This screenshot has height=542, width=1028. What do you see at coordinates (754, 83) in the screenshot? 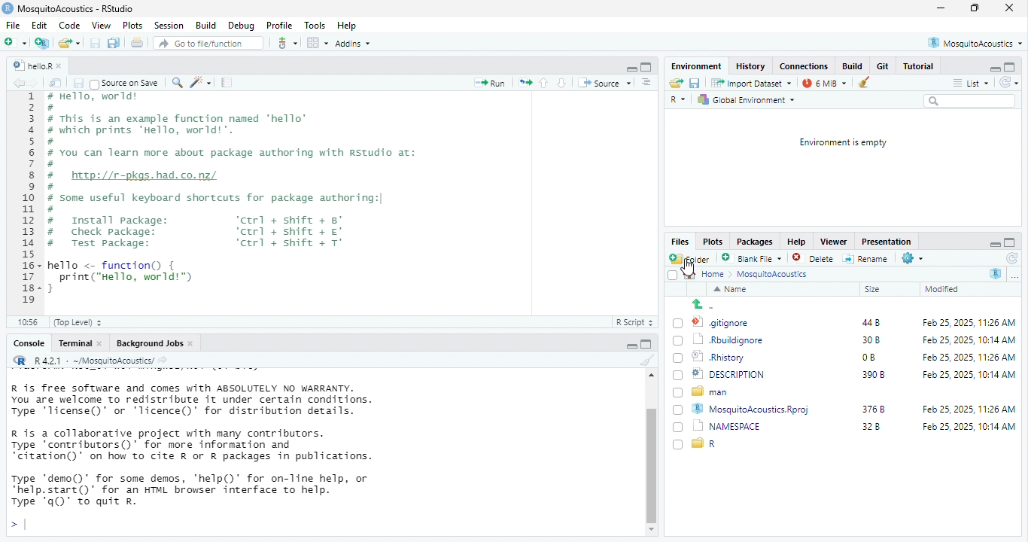
I see `import Dataset ~` at bounding box center [754, 83].